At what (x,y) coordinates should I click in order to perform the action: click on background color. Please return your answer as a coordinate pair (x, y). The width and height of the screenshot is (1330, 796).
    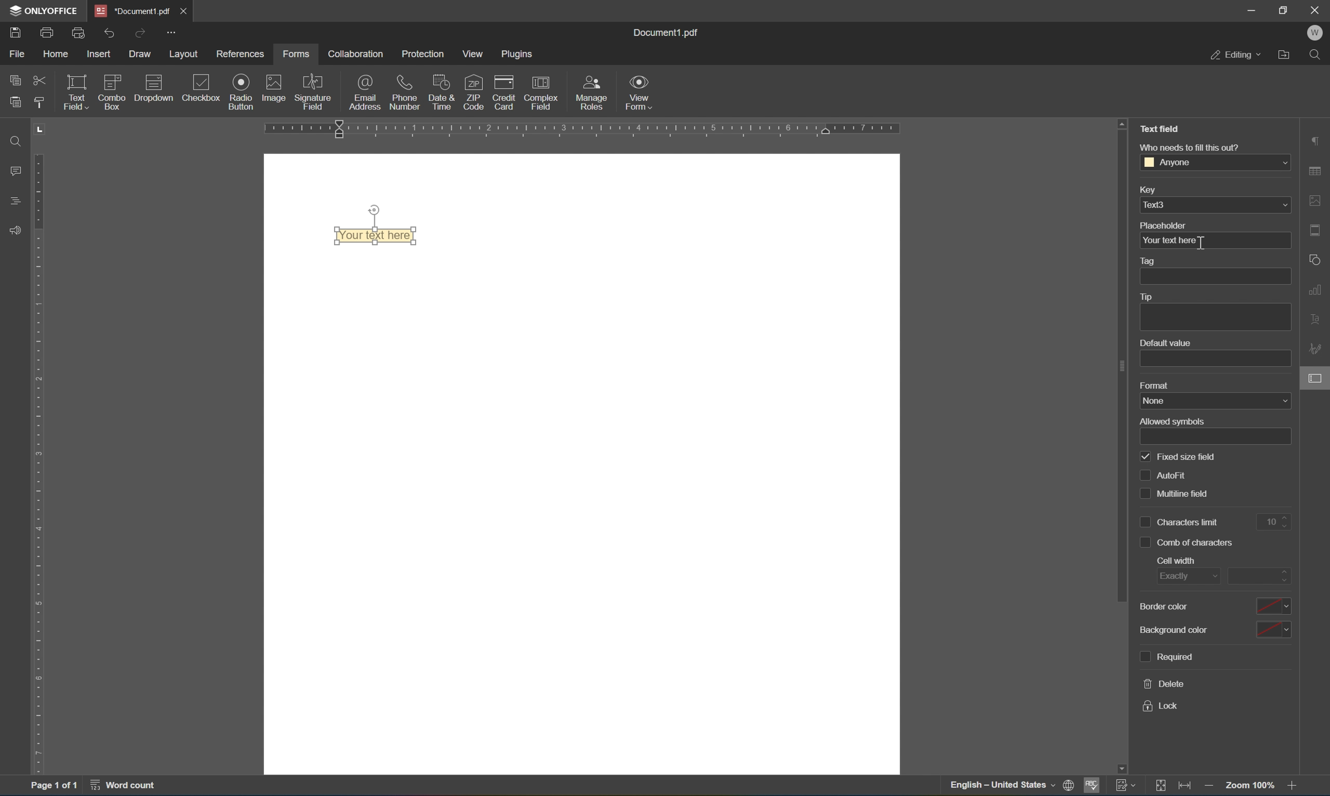
    Looking at the image, I should click on (1216, 628).